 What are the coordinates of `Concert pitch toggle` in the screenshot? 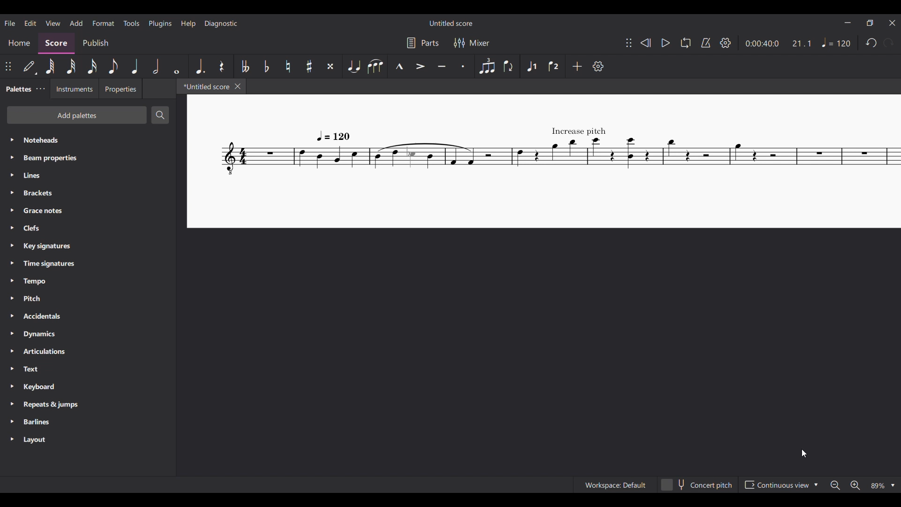 It's located at (698, 484).